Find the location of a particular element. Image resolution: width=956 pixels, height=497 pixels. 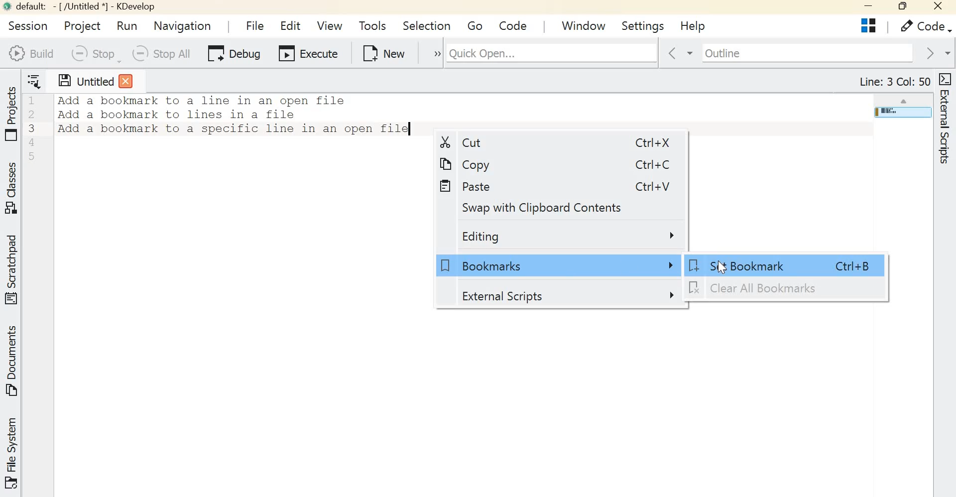

Line numbers is located at coordinates (34, 128).